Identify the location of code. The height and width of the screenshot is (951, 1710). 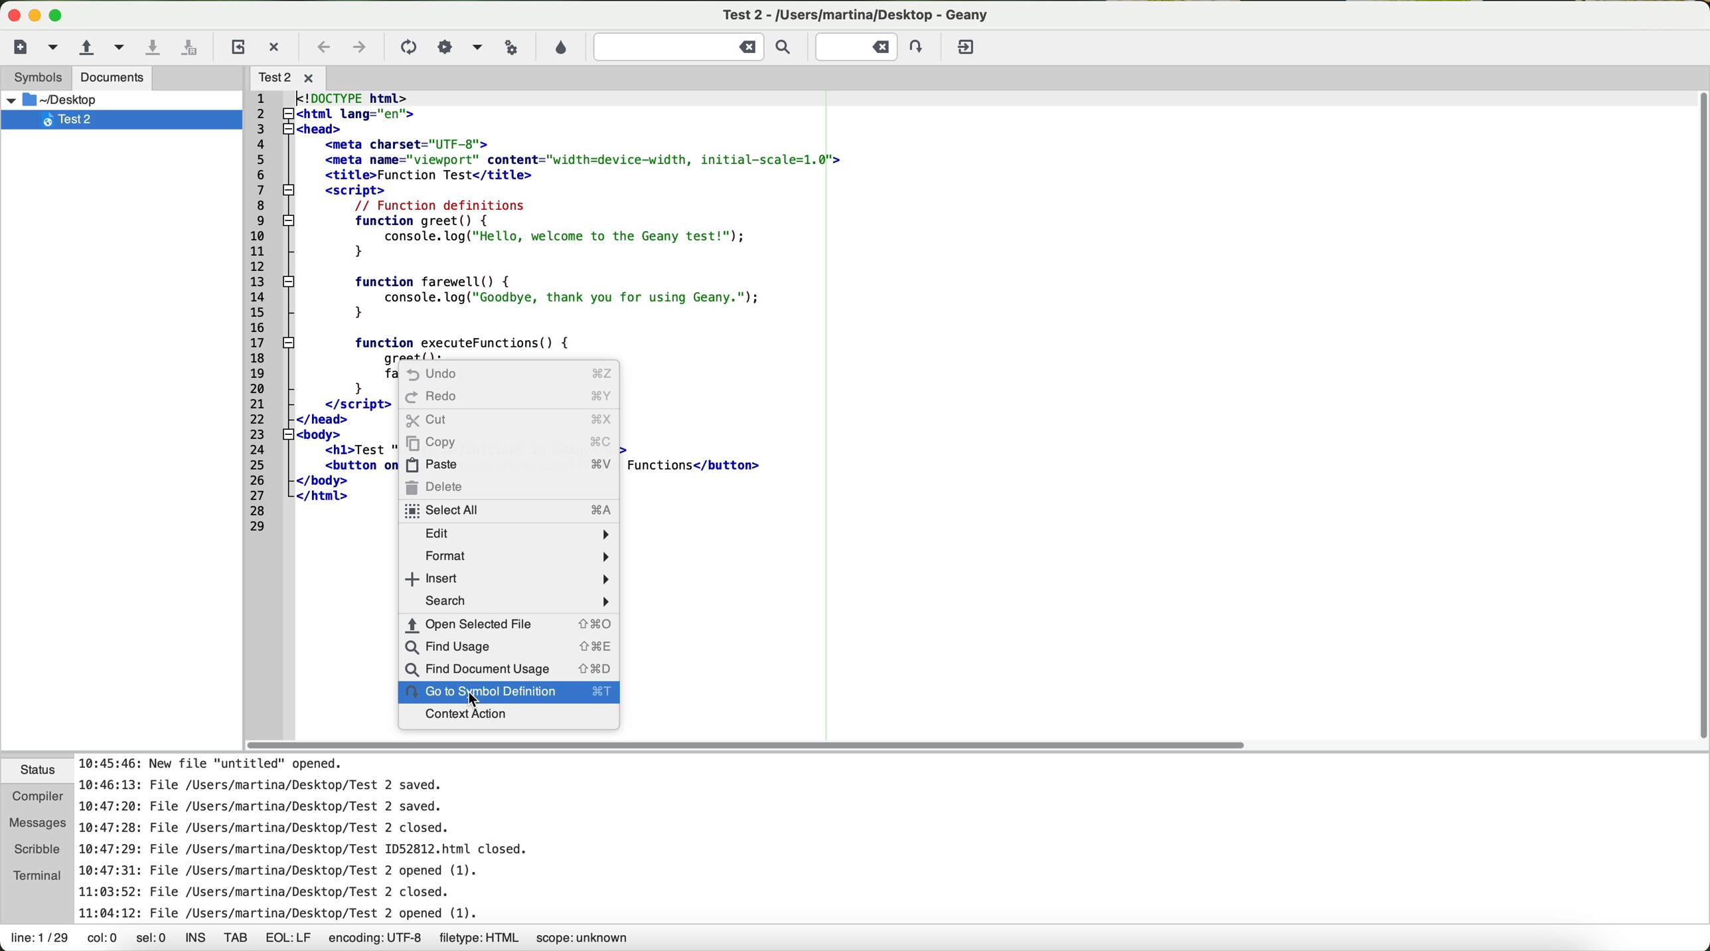
(704, 462).